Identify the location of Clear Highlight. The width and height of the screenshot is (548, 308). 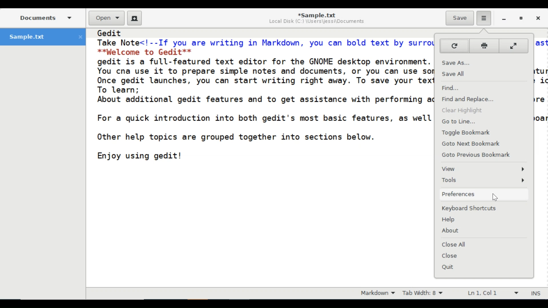
(463, 111).